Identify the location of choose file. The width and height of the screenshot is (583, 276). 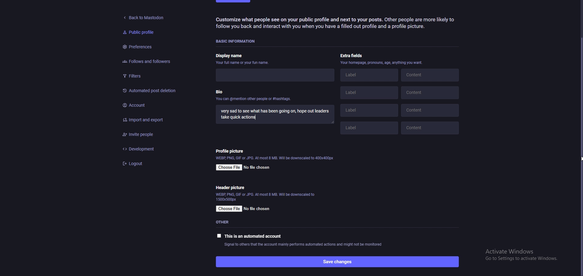
(229, 209).